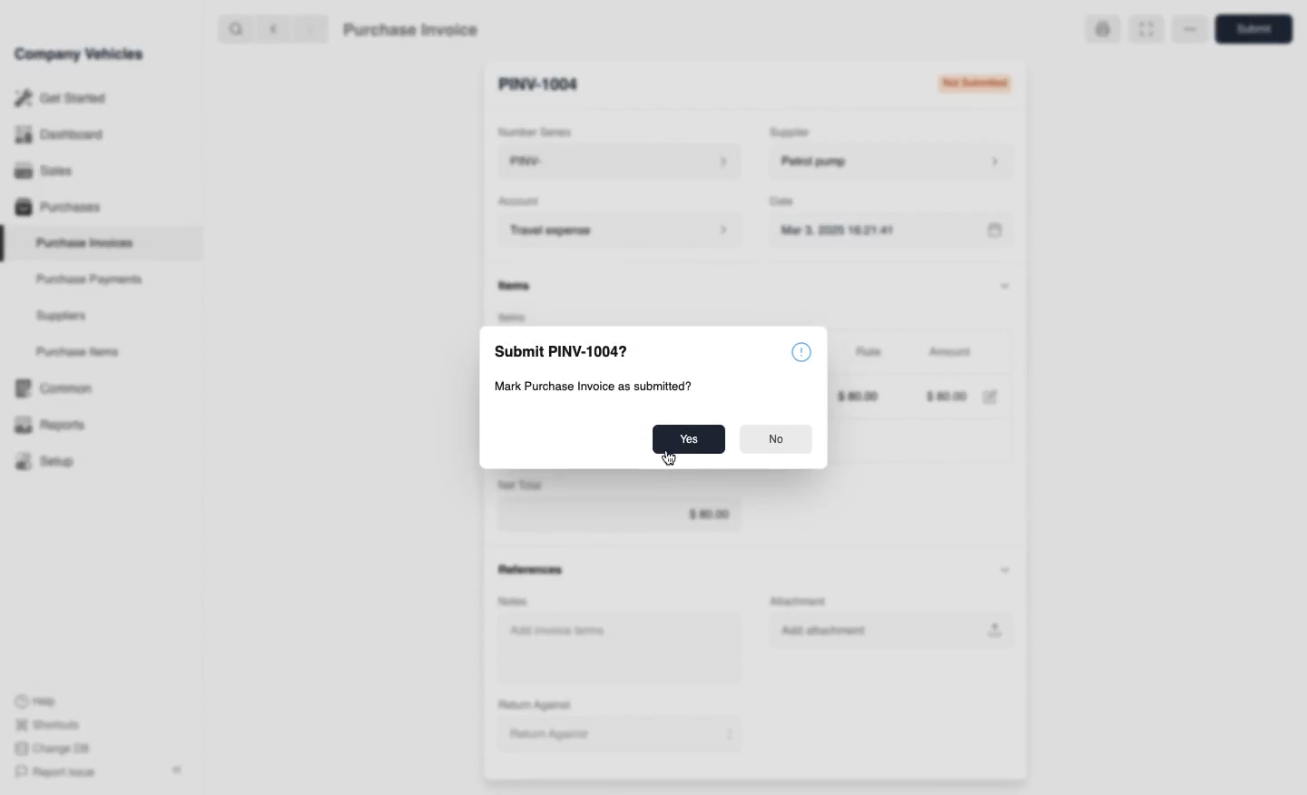 Image resolution: width=1307 pixels, height=795 pixels. I want to click on Submit PINV-1004?, so click(565, 351).